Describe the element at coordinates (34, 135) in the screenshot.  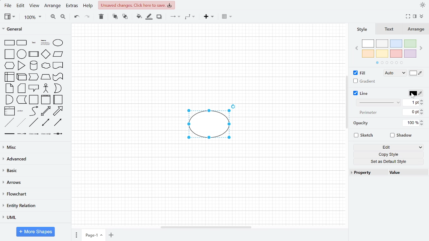
I see `connector with 2 label` at that location.